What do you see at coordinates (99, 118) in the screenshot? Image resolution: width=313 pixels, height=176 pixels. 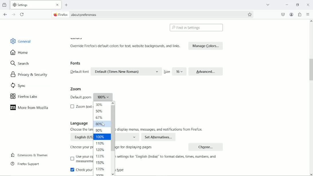 I see `67%` at bounding box center [99, 118].